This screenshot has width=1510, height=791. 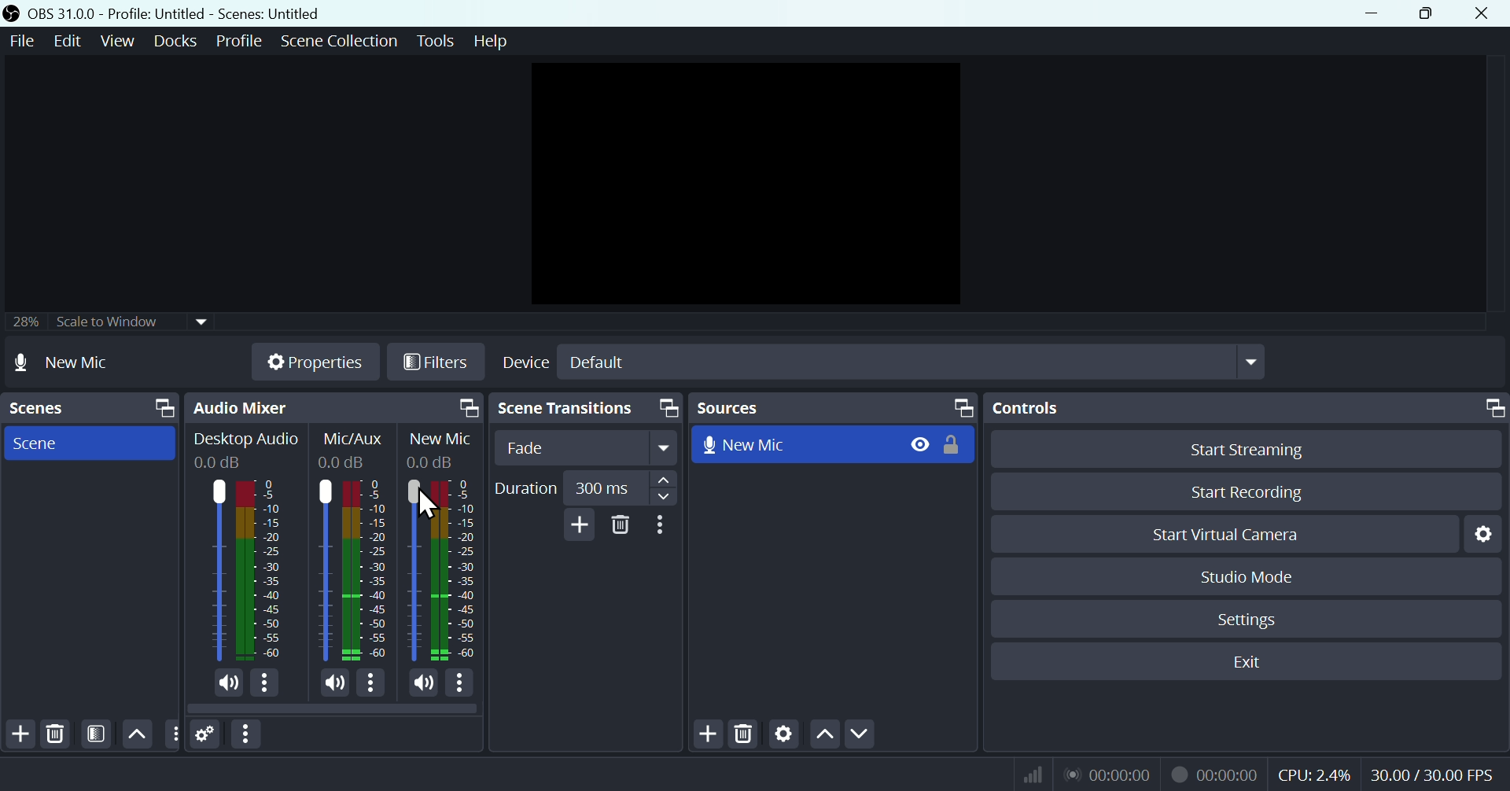 I want to click on Sources, so click(x=833, y=407).